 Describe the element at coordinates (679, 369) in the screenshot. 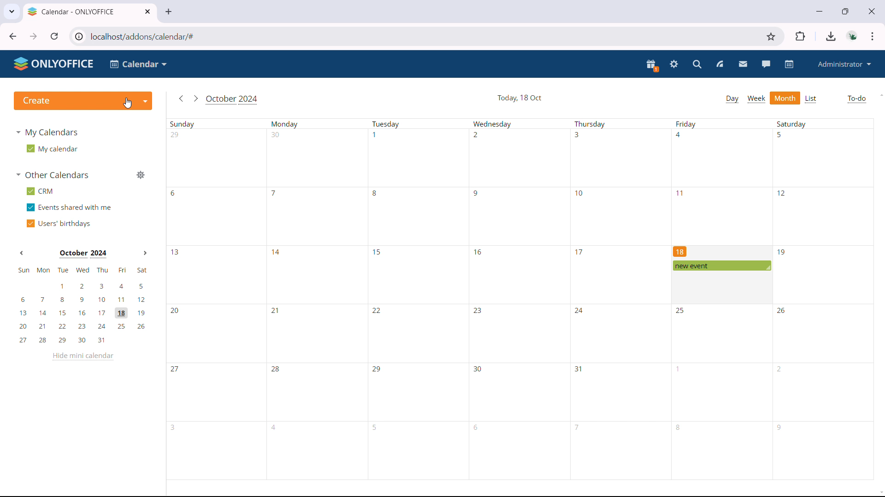

I see `1` at that location.